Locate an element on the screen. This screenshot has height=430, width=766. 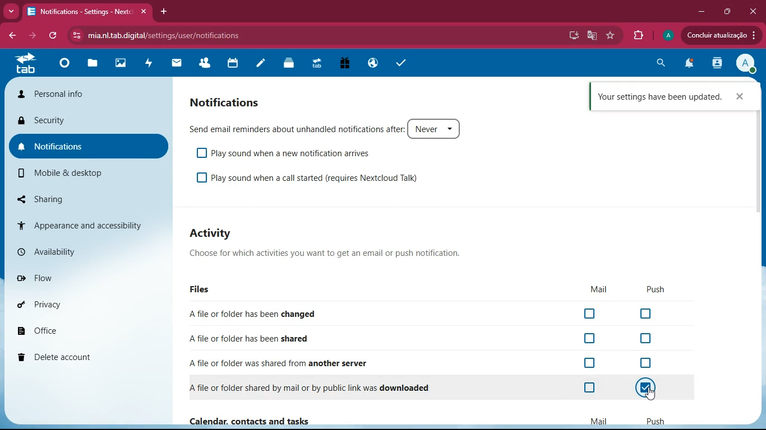
notifications is located at coordinates (237, 104).